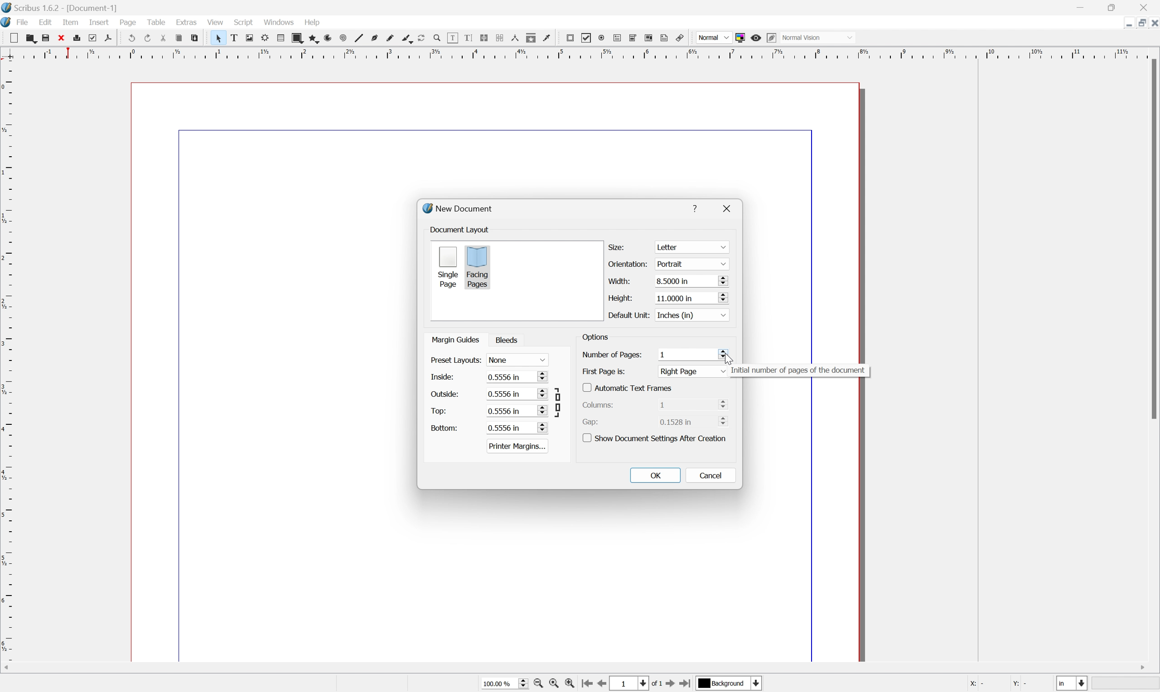  I want to click on initial number of pages of the document, so click(798, 371).